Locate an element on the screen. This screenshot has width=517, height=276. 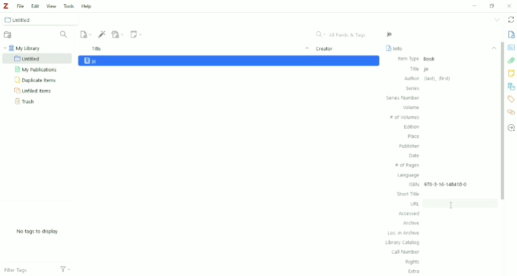
Vertical scrollbar is located at coordinates (501, 121).